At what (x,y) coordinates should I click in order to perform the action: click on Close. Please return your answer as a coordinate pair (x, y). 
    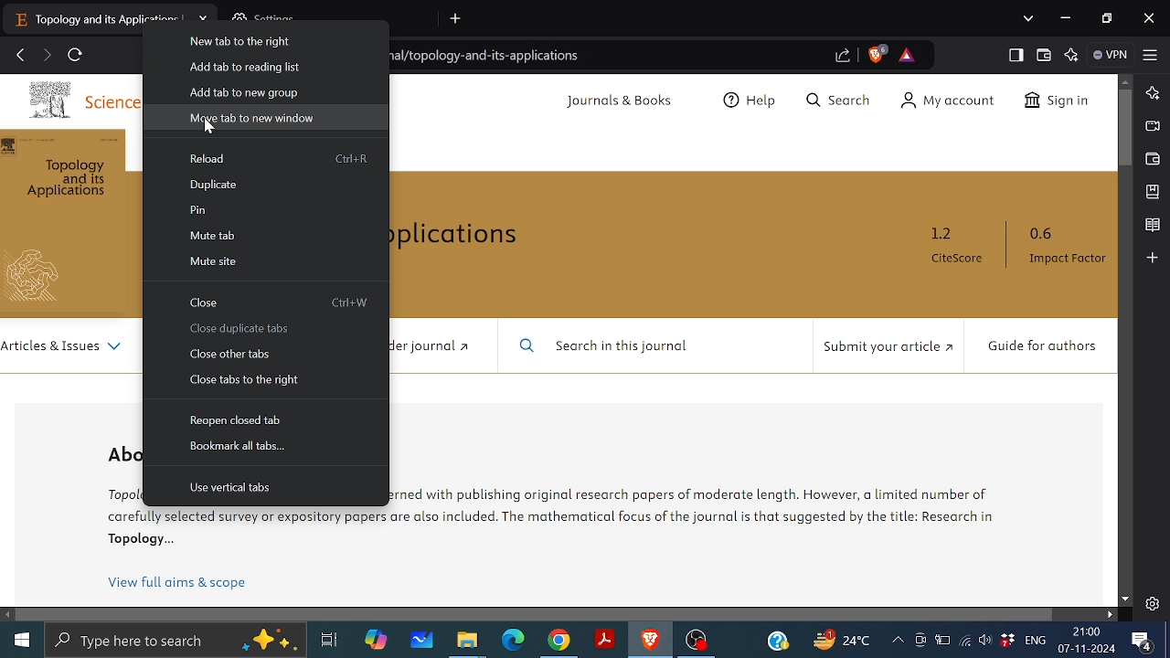
    Looking at the image, I should click on (204, 303).